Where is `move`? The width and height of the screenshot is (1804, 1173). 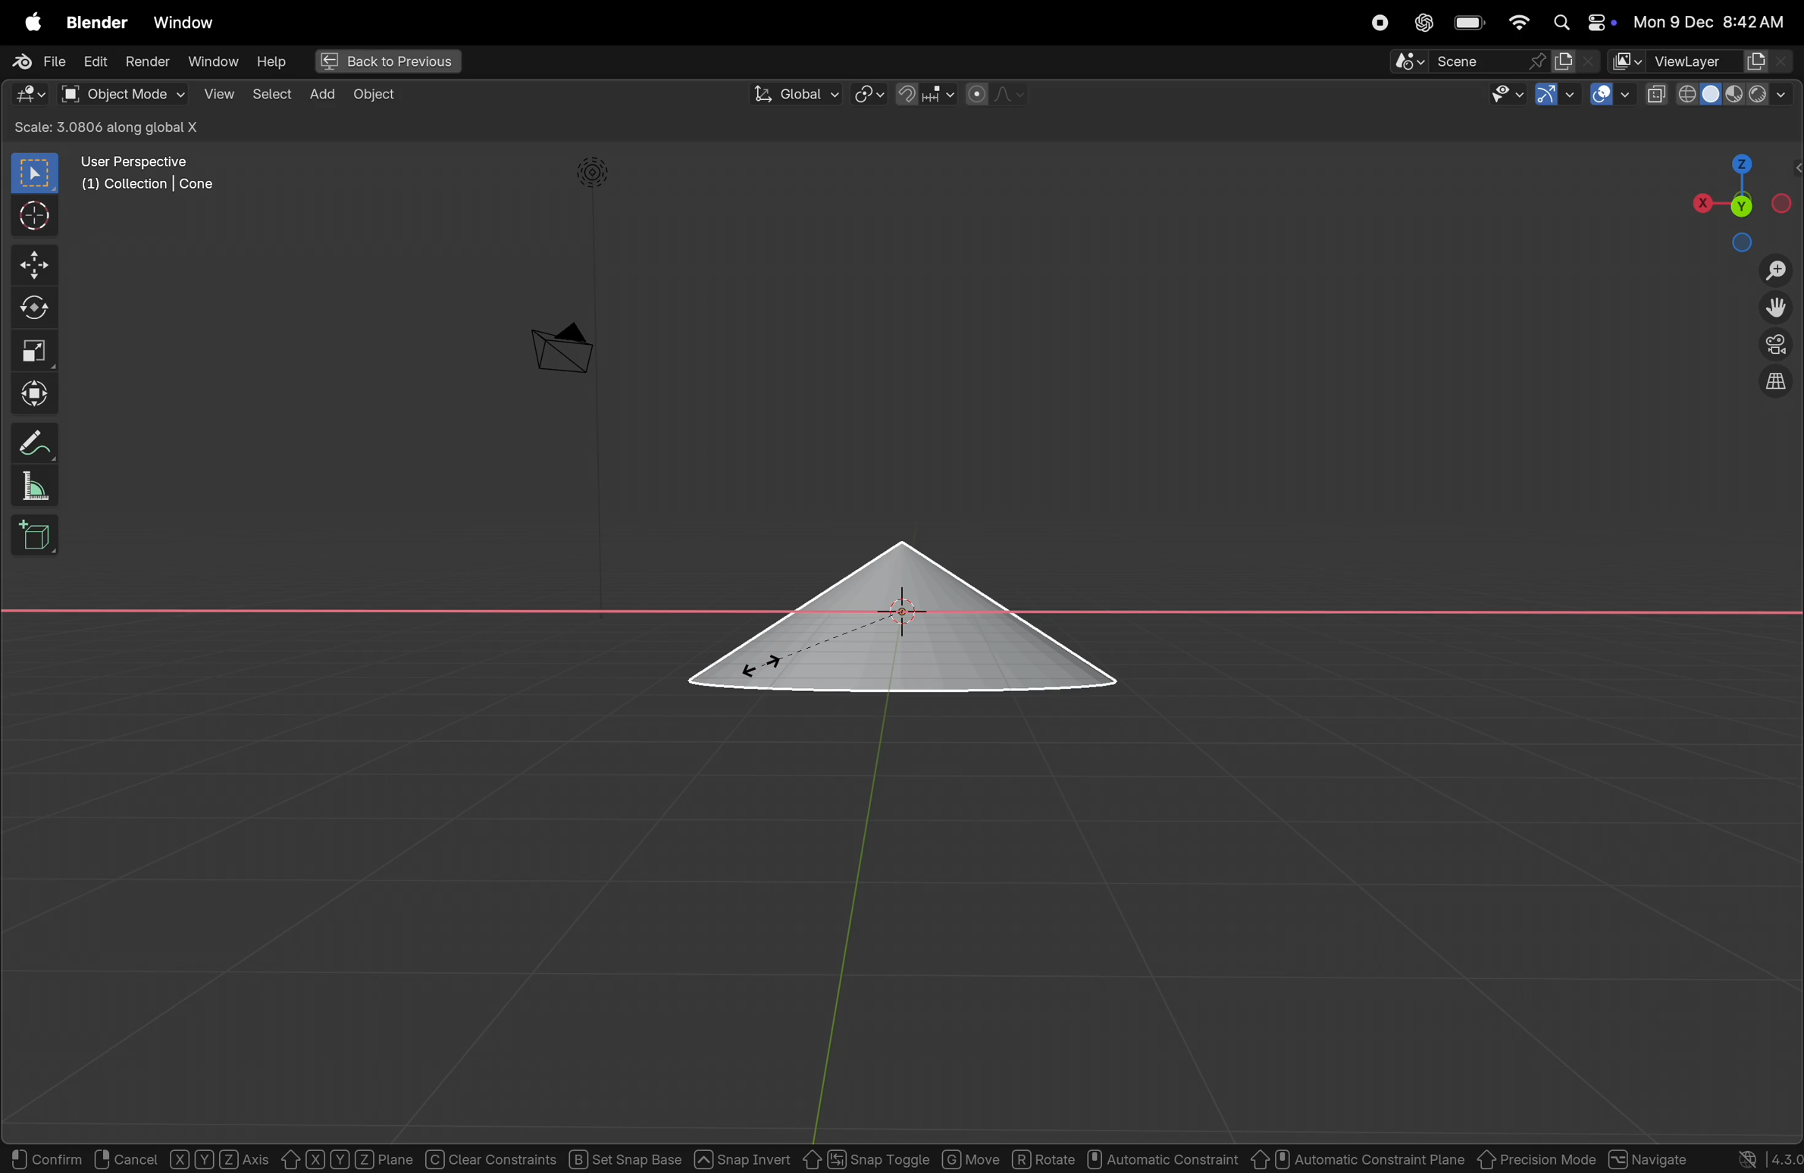
move is located at coordinates (972, 1159).